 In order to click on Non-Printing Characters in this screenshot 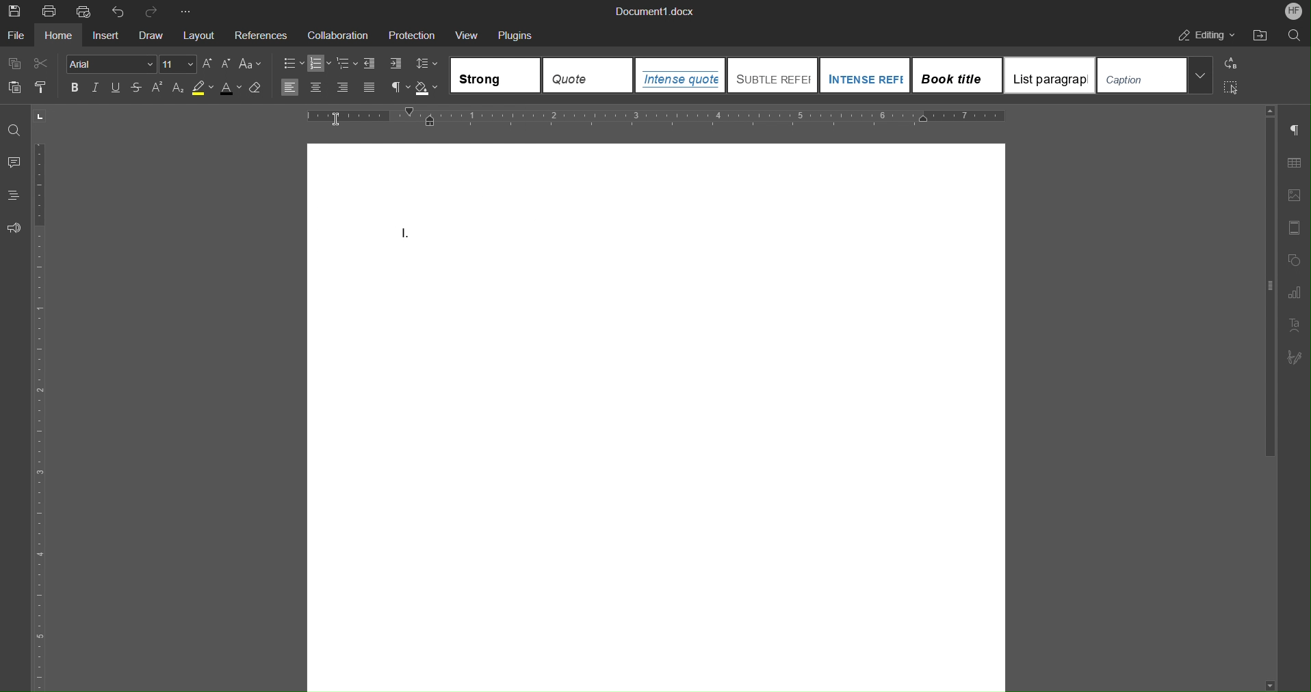, I will do `click(400, 88)`.